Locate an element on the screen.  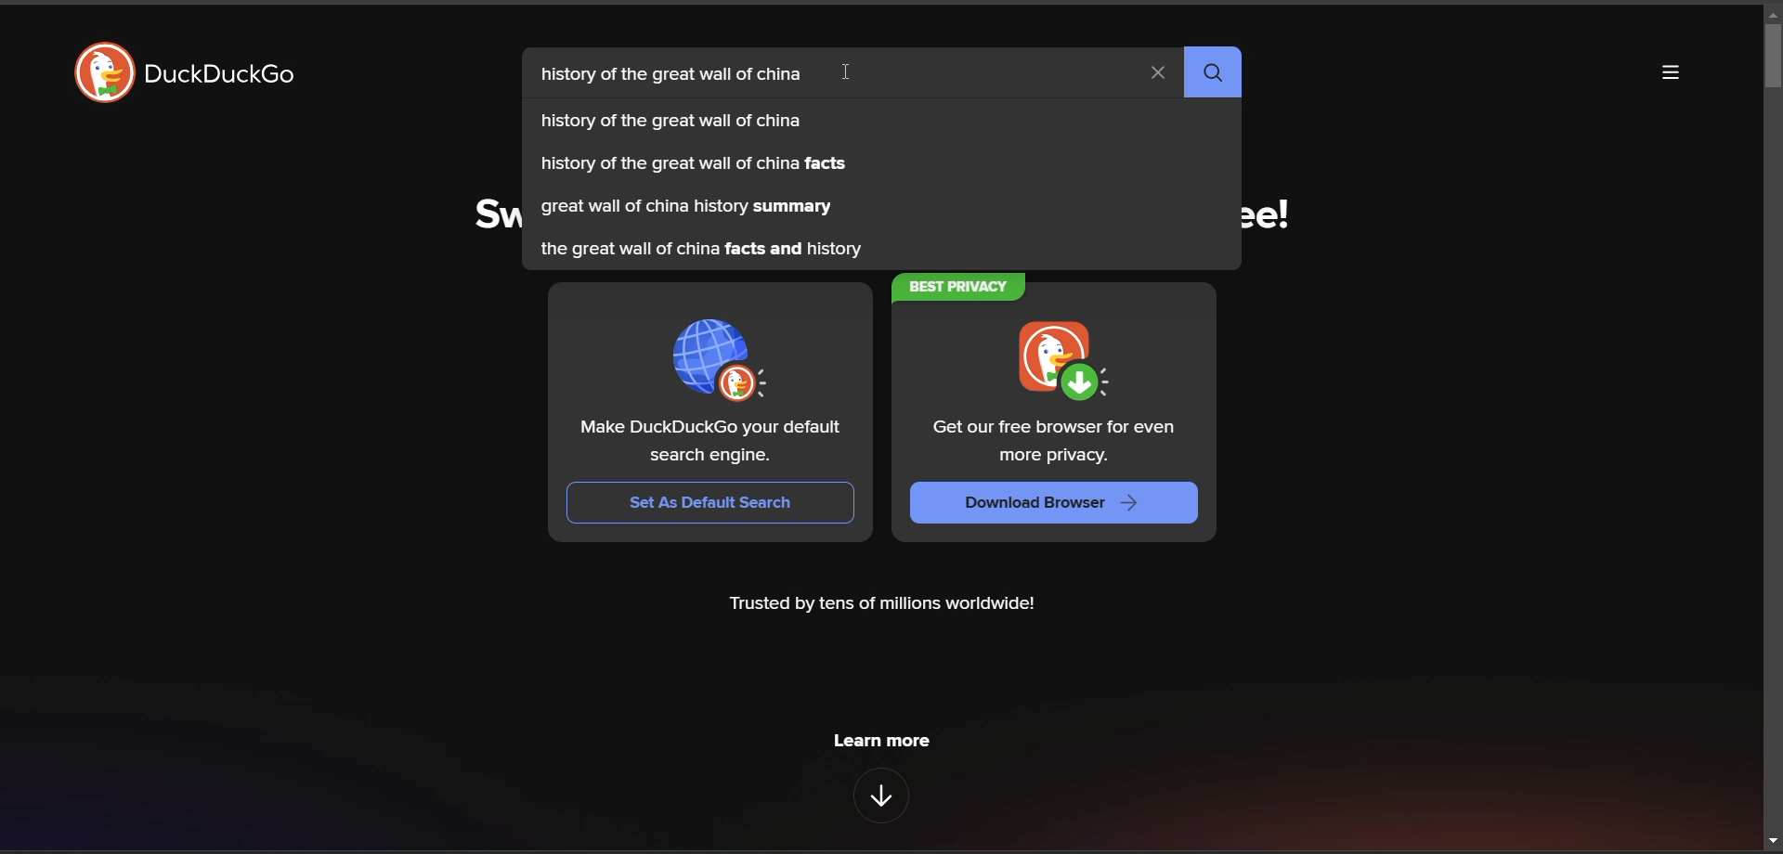
features is located at coordinates (880, 796).